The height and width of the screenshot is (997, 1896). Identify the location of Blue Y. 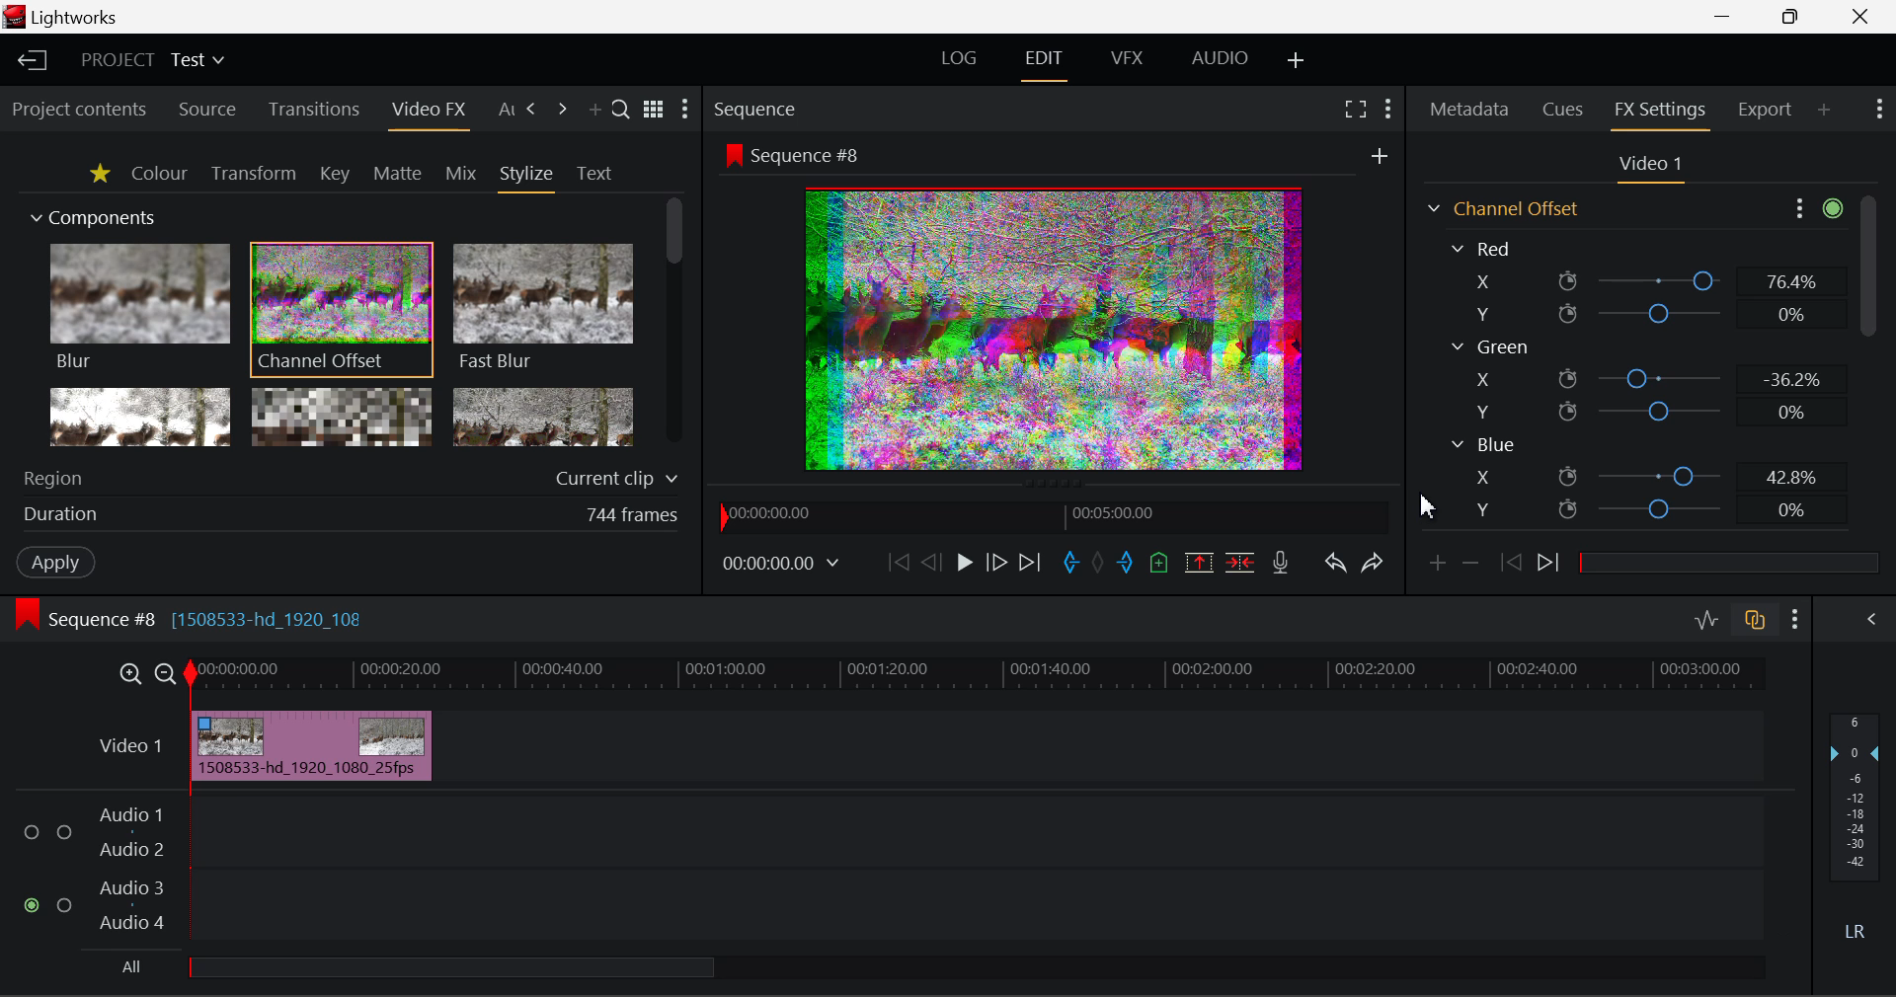
(1646, 506).